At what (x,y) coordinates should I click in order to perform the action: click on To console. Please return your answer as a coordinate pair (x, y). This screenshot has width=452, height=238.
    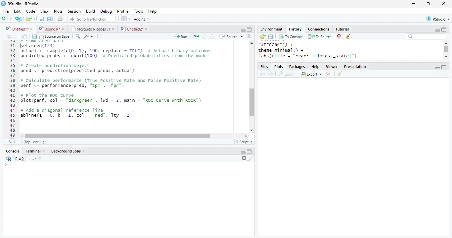
    Looking at the image, I should click on (291, 37).